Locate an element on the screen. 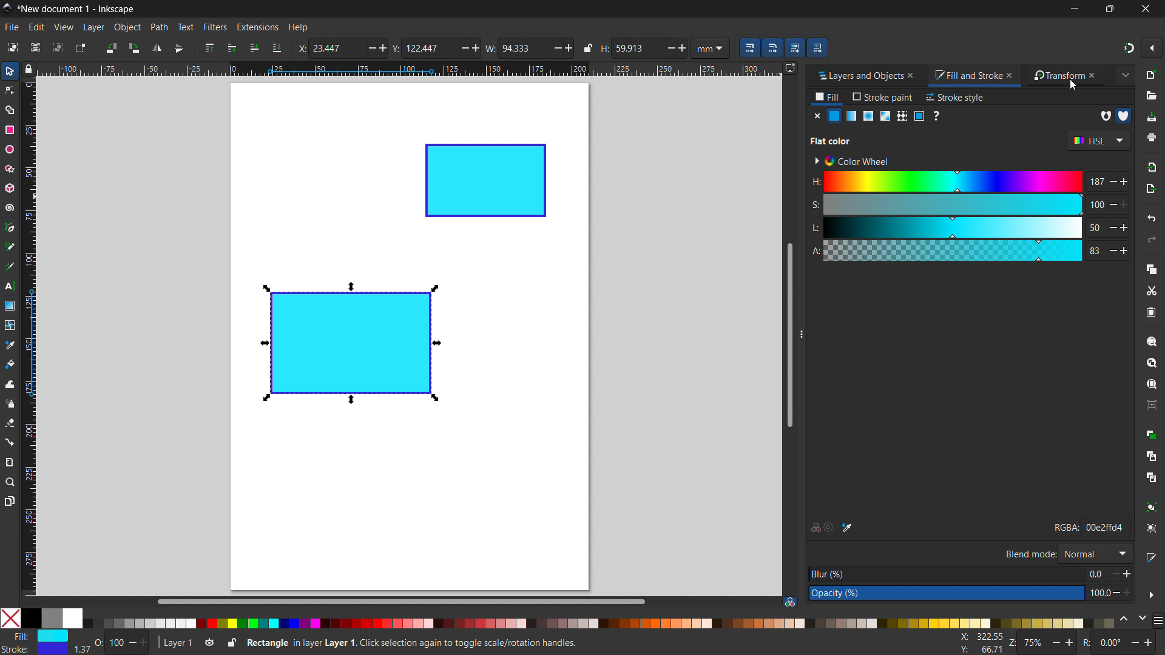 This screenshot has width=1165, height=655. stroke paint is located at coordinates (883, 96).